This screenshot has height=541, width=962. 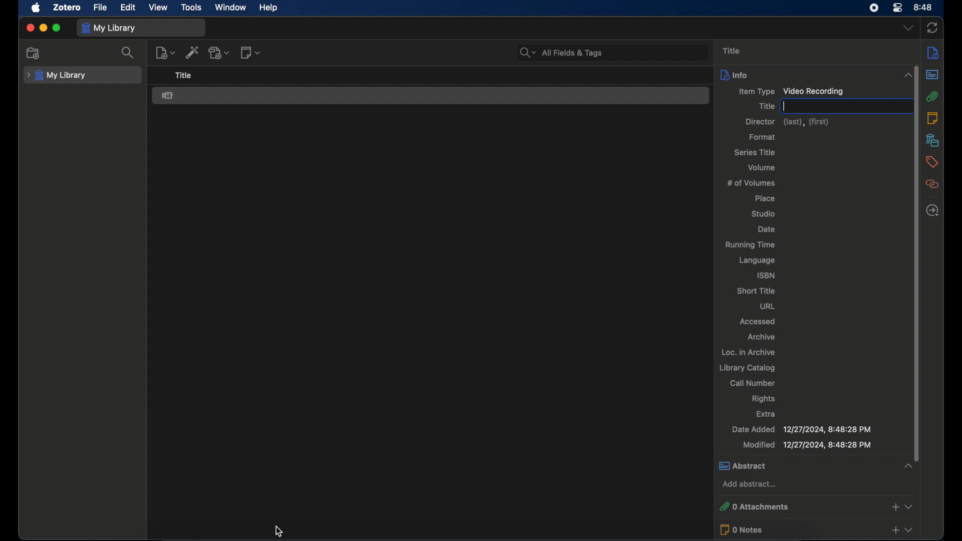 What do you see at coordinates (251, 53) in the screenshot?
I see `new note` at bounding box center [251, 53].